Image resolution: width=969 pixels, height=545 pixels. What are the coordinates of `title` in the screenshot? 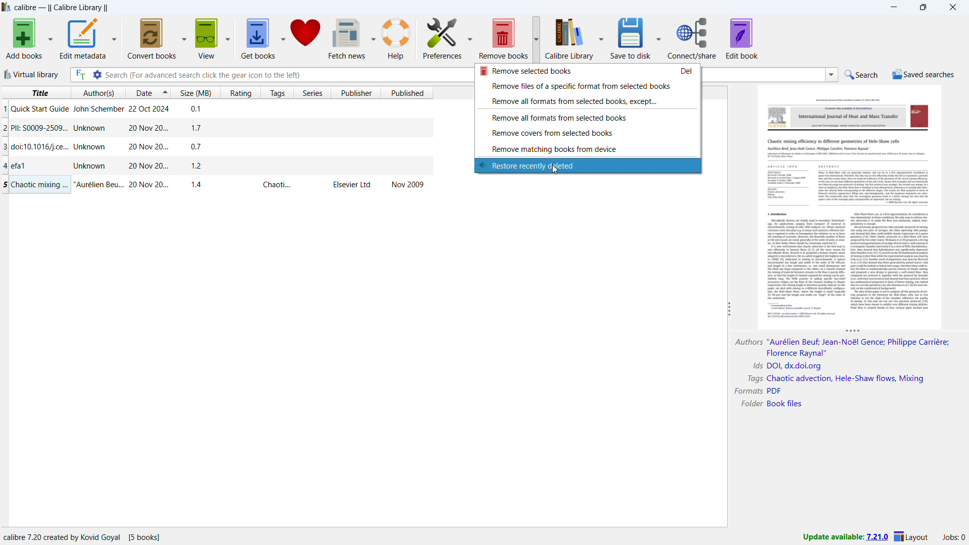 It's located at (62, 8).